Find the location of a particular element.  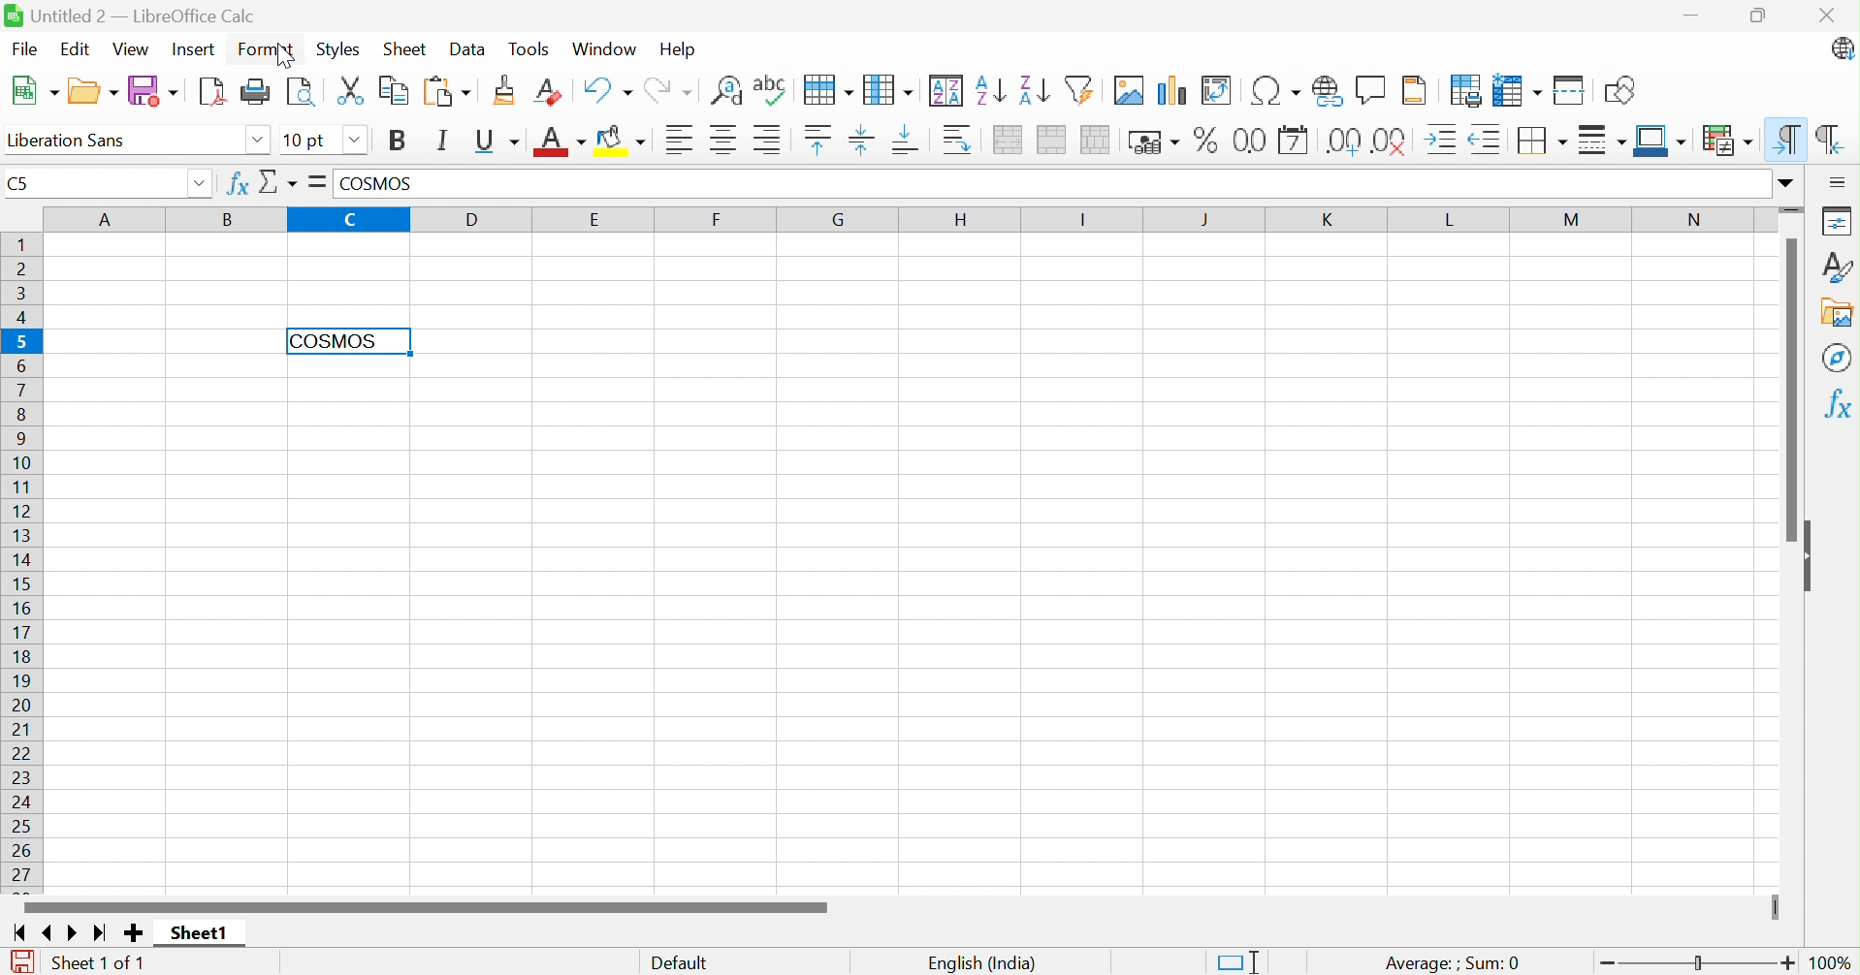

Insert Hyperlink is located at coordinates (1330, 90).